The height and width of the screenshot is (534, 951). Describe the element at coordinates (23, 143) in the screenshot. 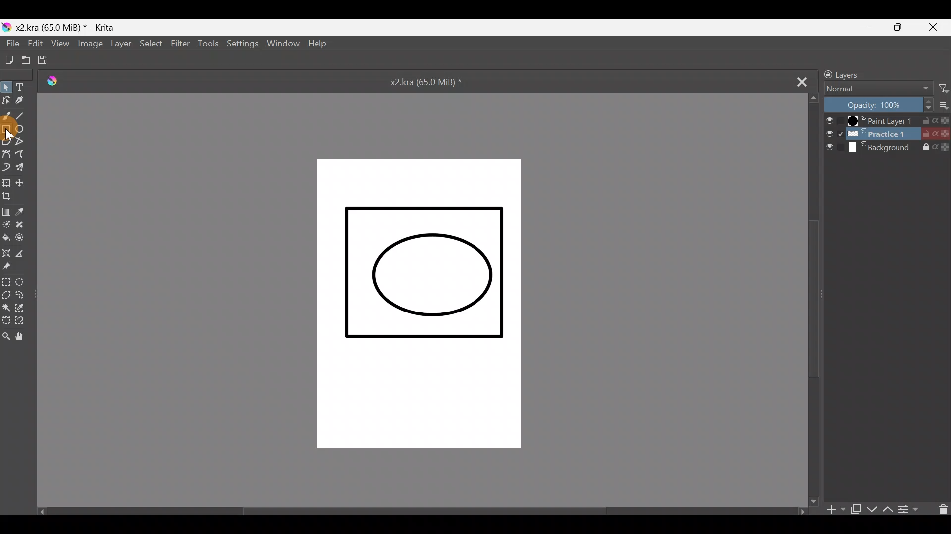

I see `Polyline tool` at that location.